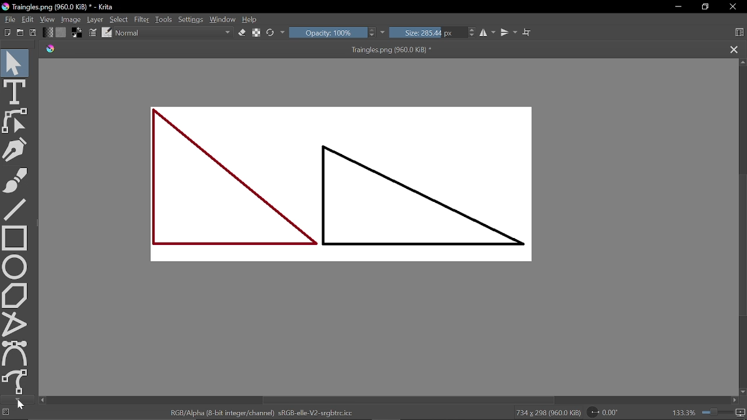 The height and width of the screenshot is (420, 747). Describe the element at coordinates (61, 33) in the screenshot. I see `Fill patern` at that location.